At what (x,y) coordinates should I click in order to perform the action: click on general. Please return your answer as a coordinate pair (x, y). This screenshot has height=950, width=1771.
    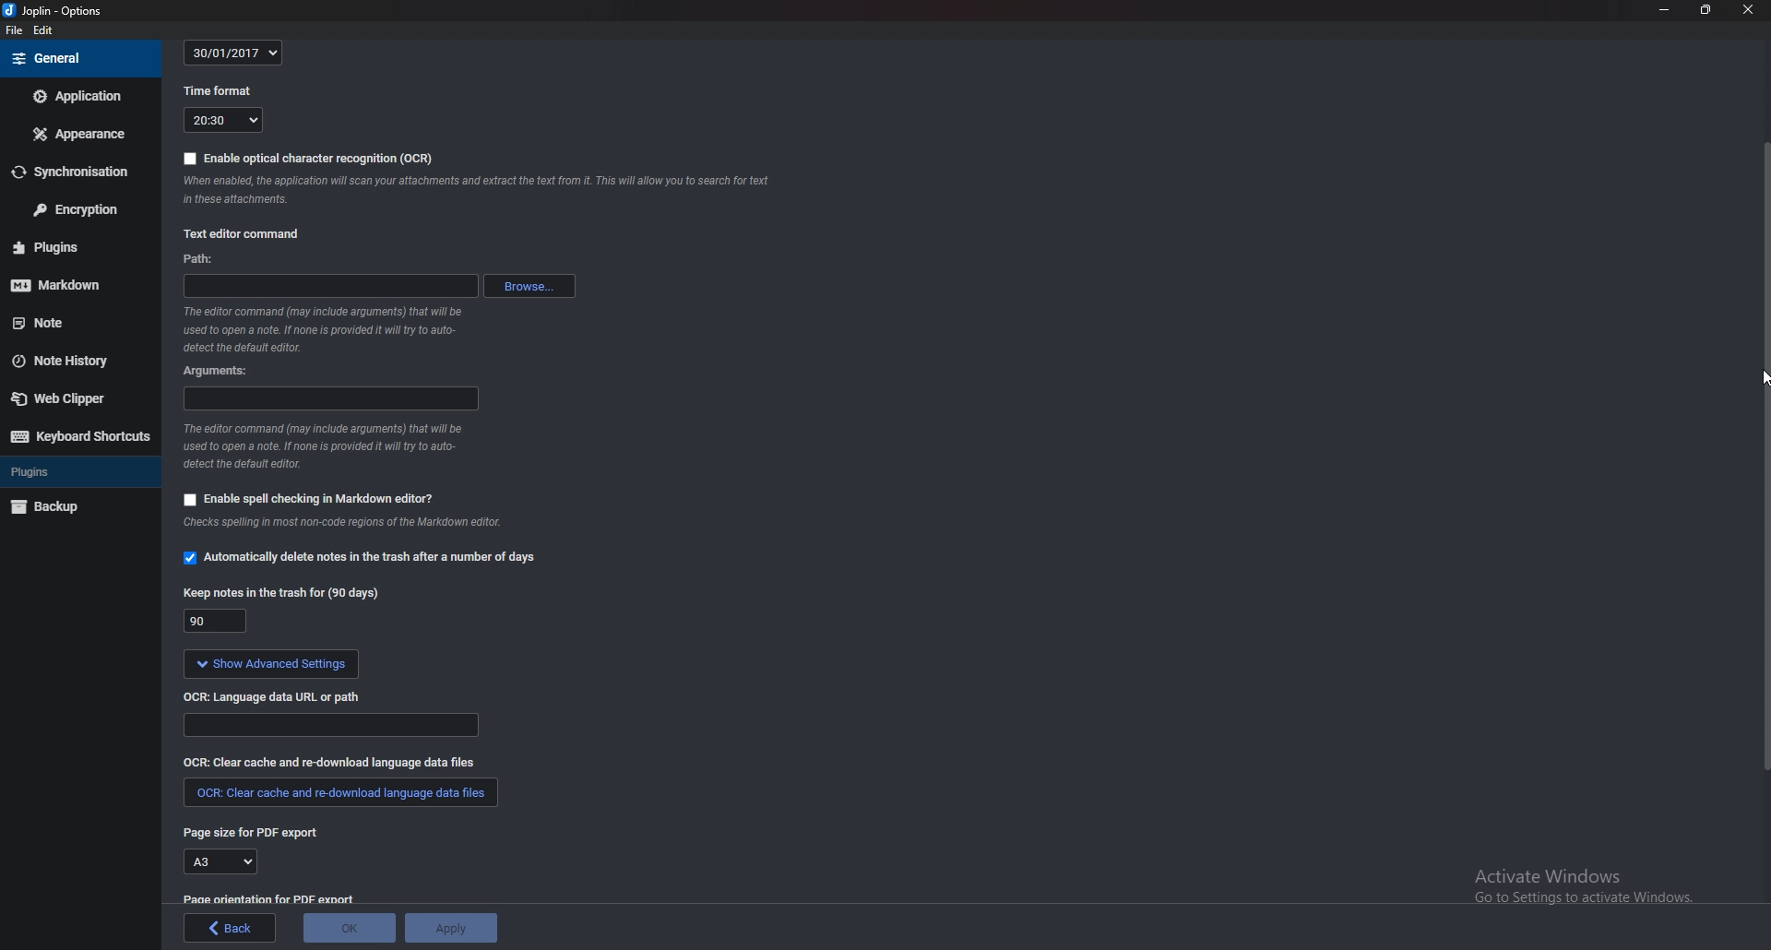
    Looking at the image, I should click on (79, 57).